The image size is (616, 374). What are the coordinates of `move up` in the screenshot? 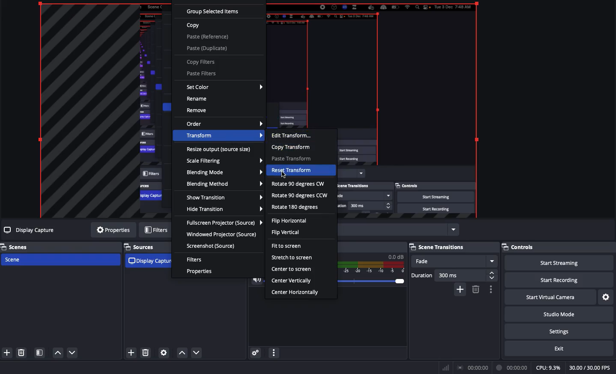 It's located at (180, 354).